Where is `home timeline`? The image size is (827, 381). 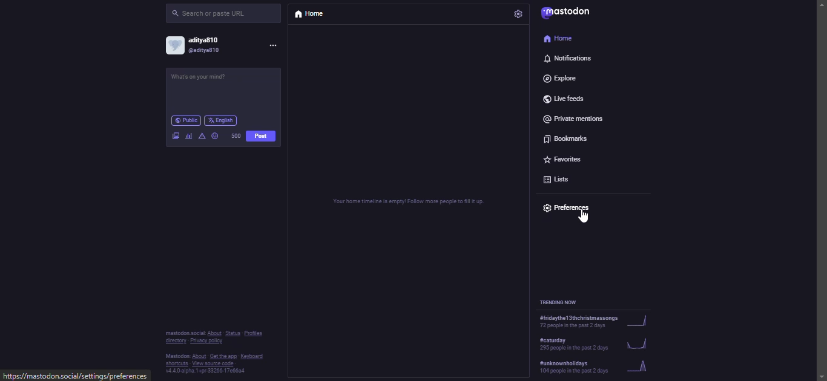 home timeline is located at coordinates (410, 200).